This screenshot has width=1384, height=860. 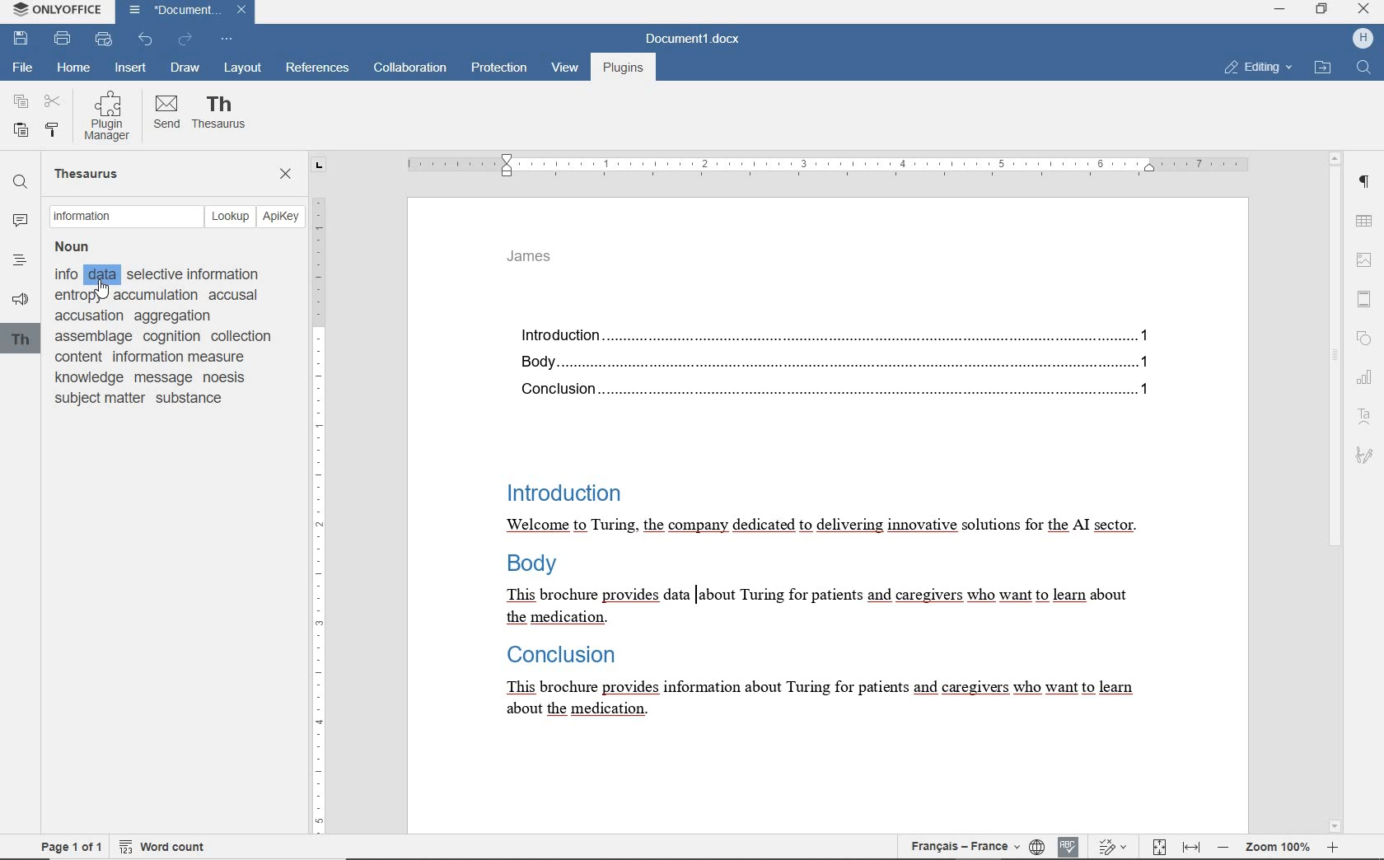 What do you see at coordinates (528, 257) in the screenshot?
I see `HEADER TEXT` at bounding box center [528, 257].